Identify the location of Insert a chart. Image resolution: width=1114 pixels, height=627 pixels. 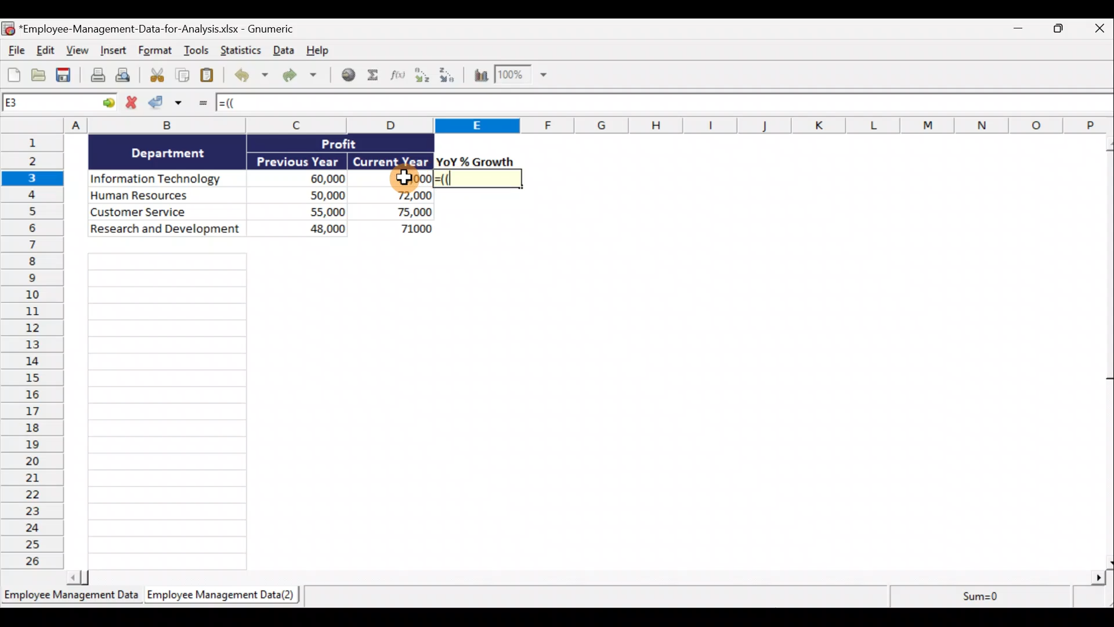
(480, 77).